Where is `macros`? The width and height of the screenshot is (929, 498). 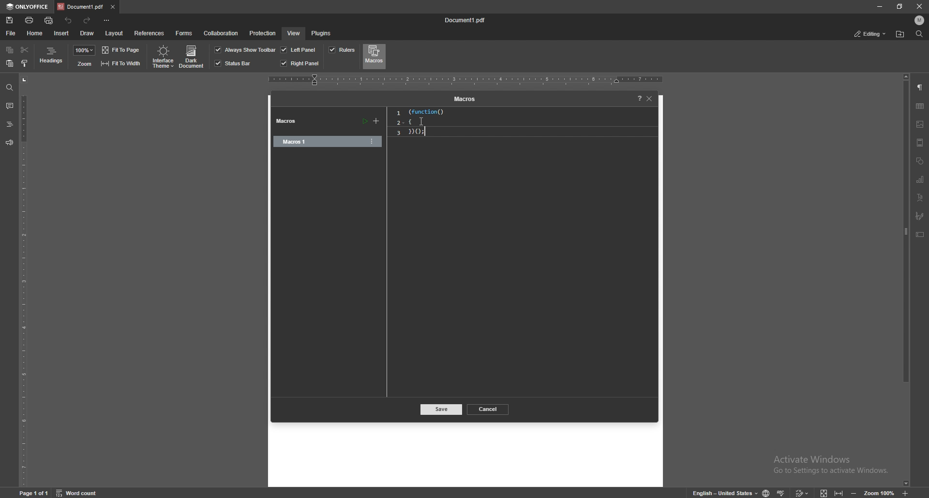
macros is located at coordinates (464, 100).